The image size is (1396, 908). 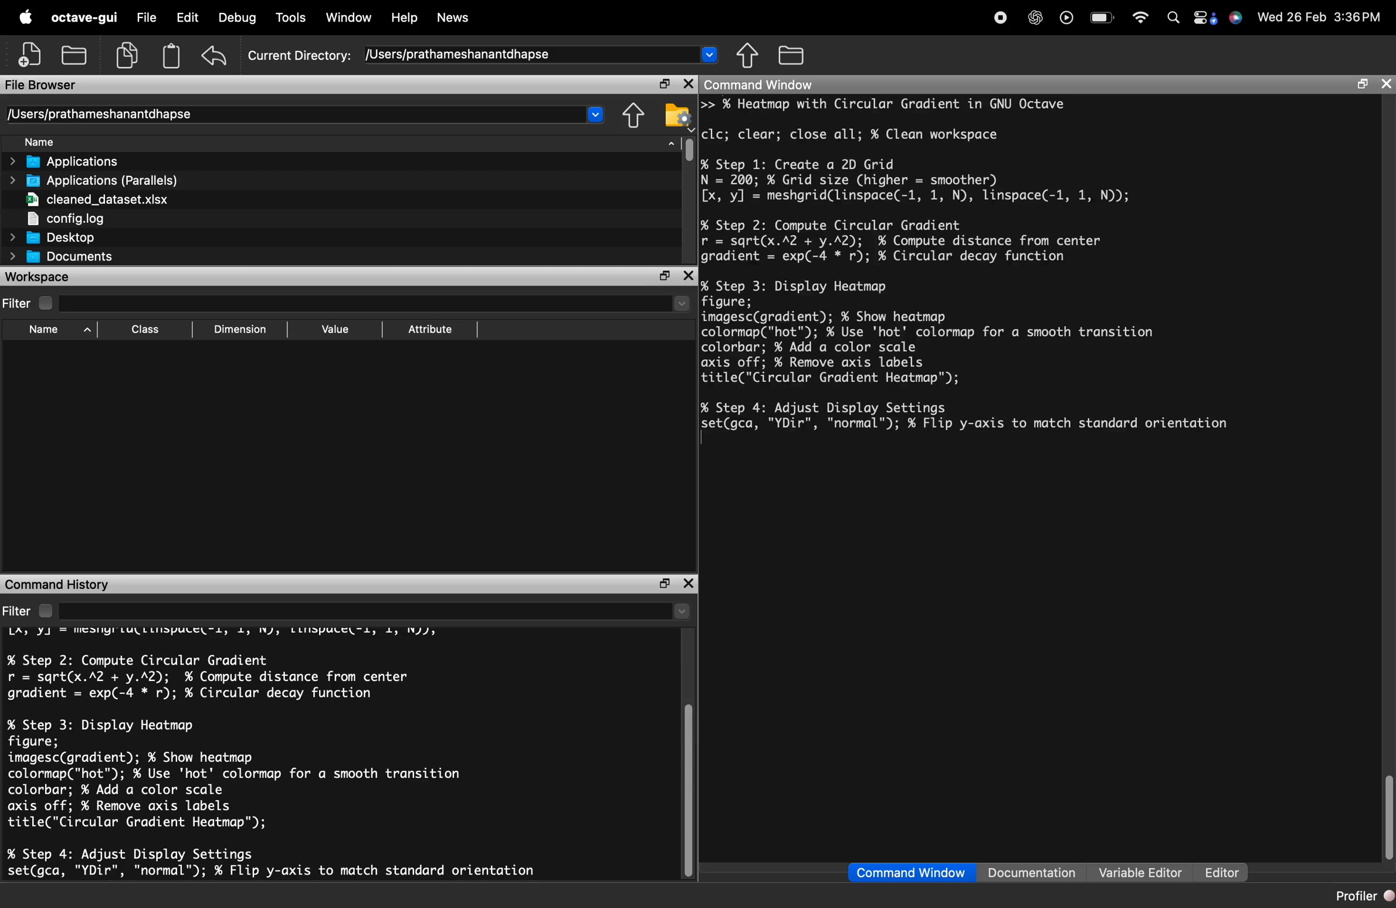 What do you see at coordinates (1359, 17) in the screenshot?
I see `3:36 PM` at bounding box center [1359, 17].